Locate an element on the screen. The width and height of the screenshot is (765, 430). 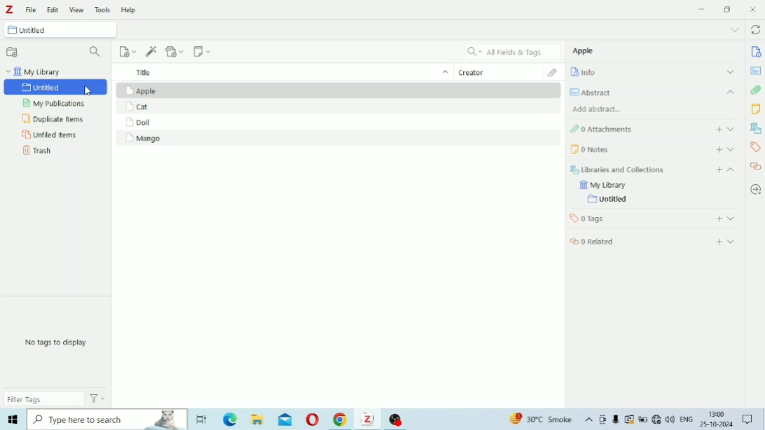
Add is located at coordinates (719, 149).